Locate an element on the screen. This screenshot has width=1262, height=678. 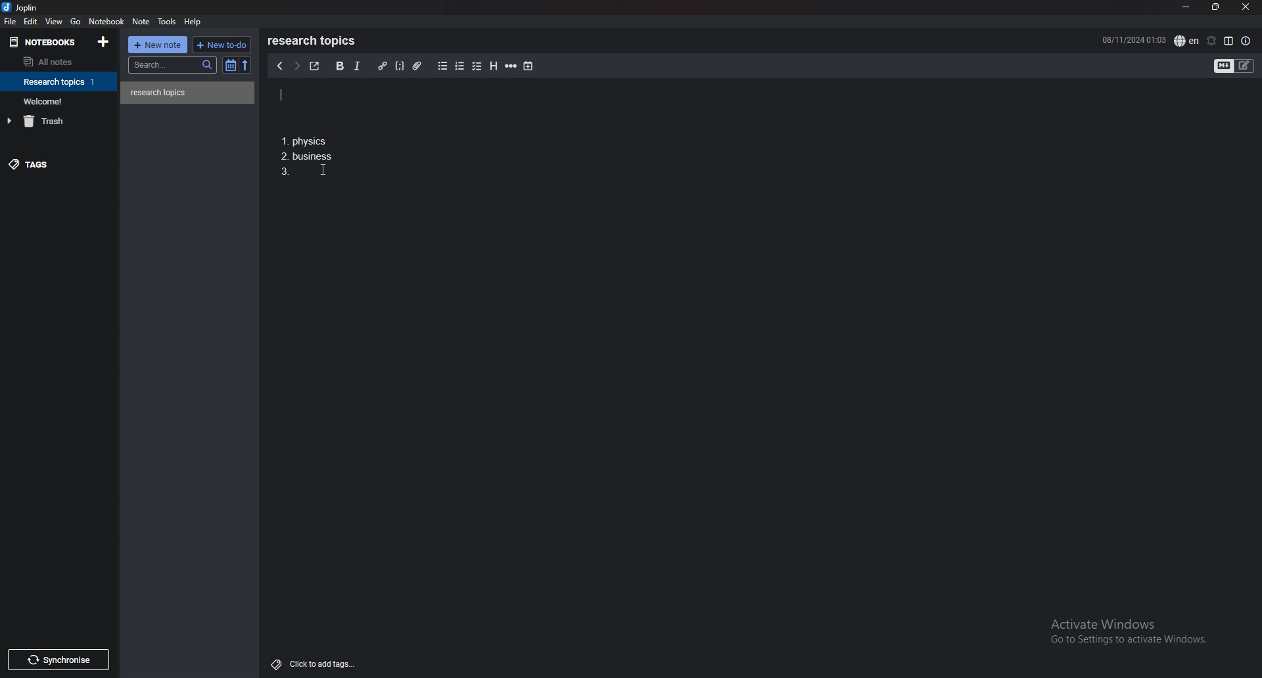
minimize is located at coordinates (1185, 8).